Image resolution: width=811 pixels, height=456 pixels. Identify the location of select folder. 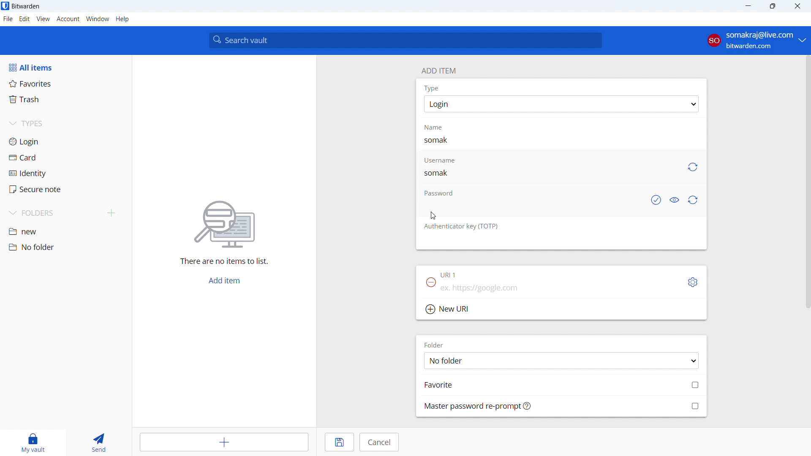
(561, 360).